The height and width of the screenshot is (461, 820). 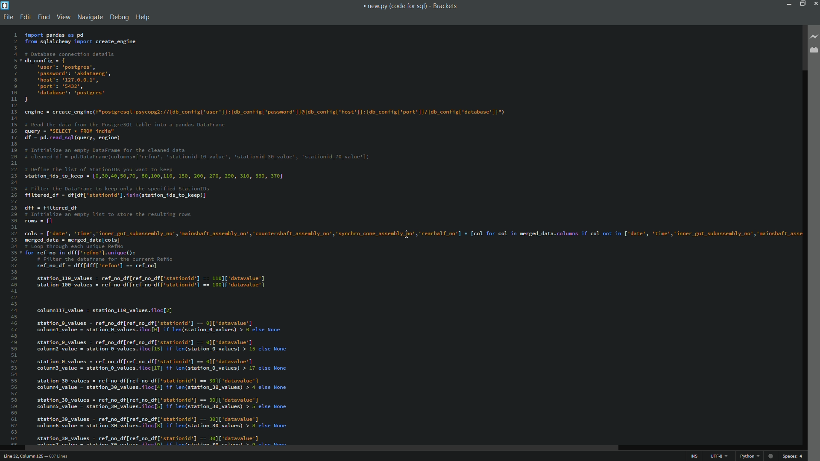 What do you see at coordinates (788, 3) in the screenshot?
I see `minimize` at bounding box center [788, 3].